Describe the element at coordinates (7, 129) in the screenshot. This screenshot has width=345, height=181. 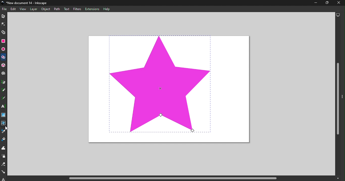
I see `Cursor` at that location.